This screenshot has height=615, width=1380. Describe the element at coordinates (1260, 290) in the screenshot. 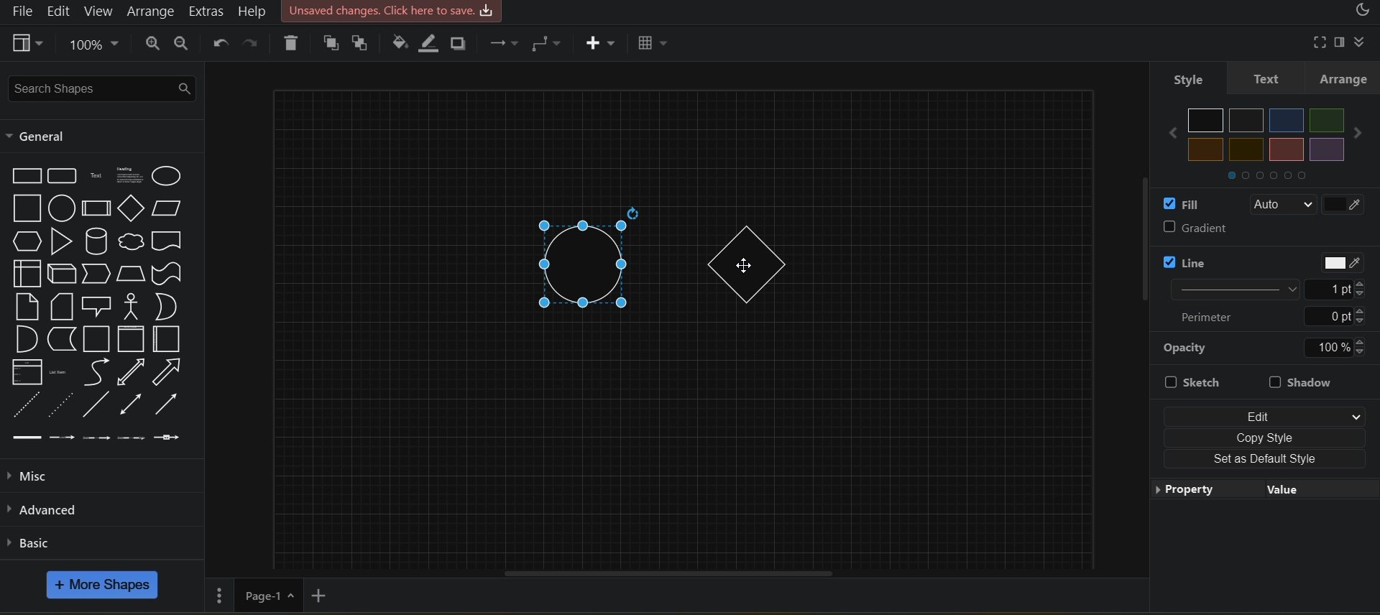

I see `Line width` at that location.